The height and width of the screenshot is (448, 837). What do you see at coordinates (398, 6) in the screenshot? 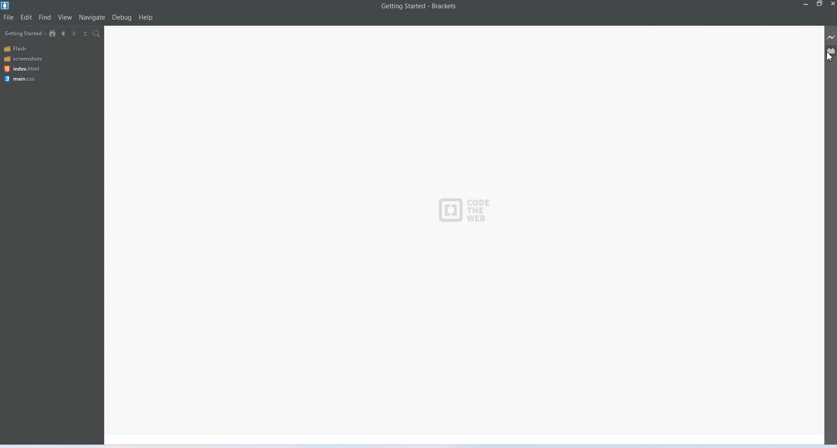
I see `Getting started` at bounding box center [398, 6].